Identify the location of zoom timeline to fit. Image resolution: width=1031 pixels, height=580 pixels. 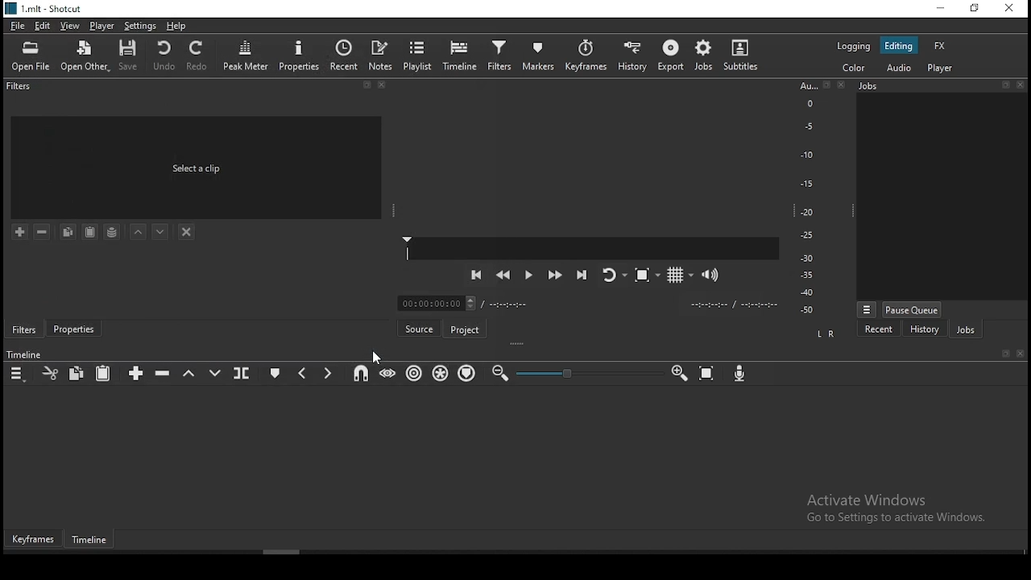
(708, 373).